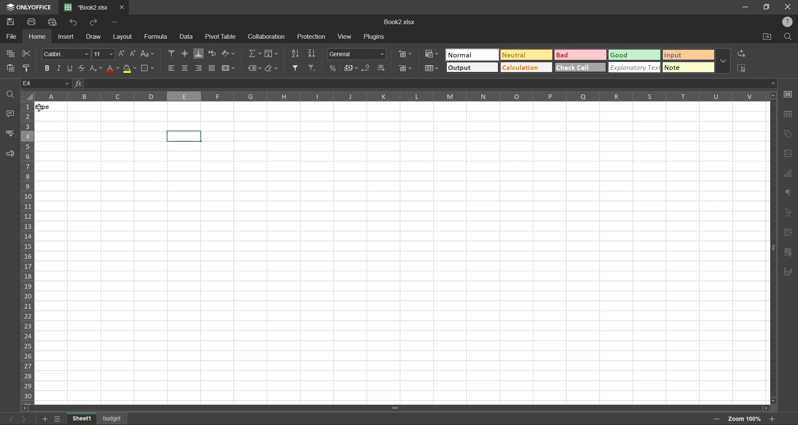 The width and height of the screenshot is (798, 425). I want to click on table, so click(790, 114).